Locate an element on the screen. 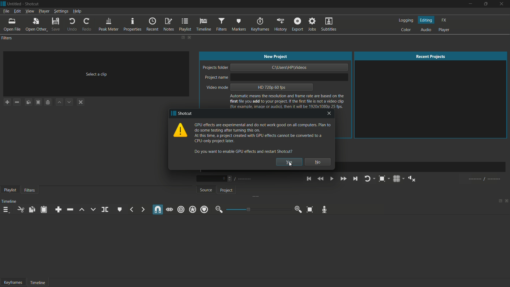  logging is located at coordinates (406, 20).